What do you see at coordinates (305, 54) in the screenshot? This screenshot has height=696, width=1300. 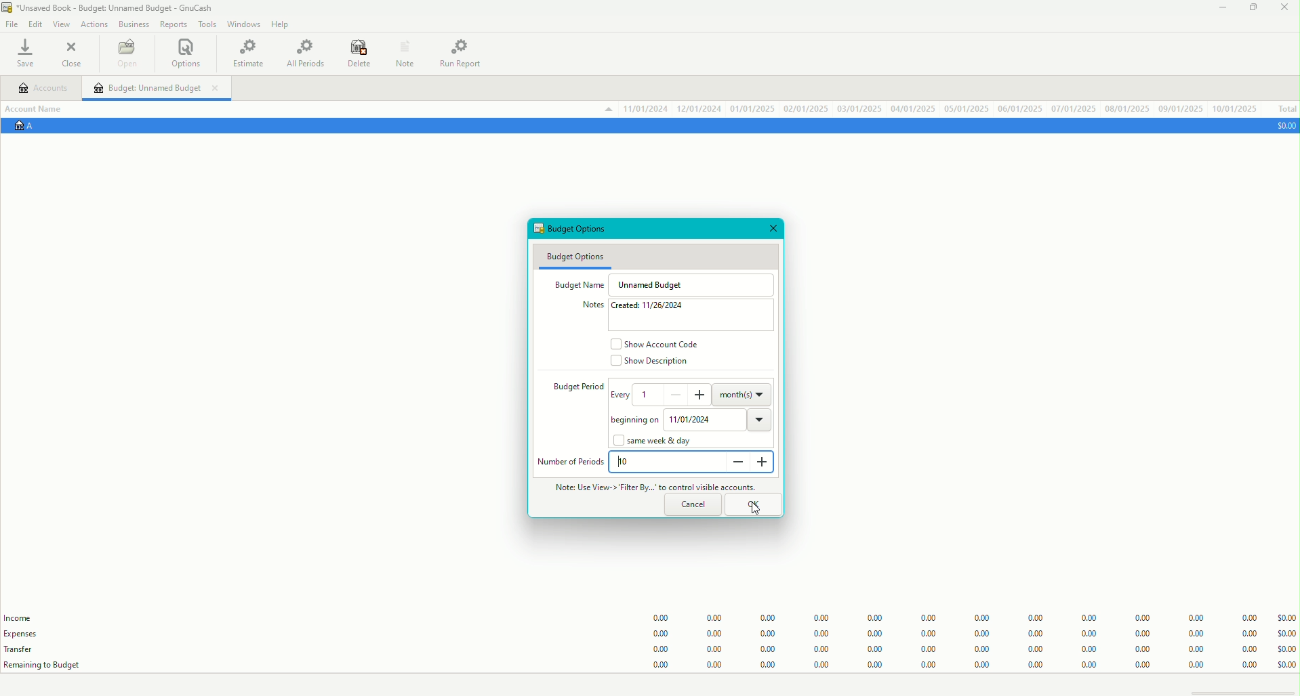 I see `All Periods` at bounding box center [305, 54].